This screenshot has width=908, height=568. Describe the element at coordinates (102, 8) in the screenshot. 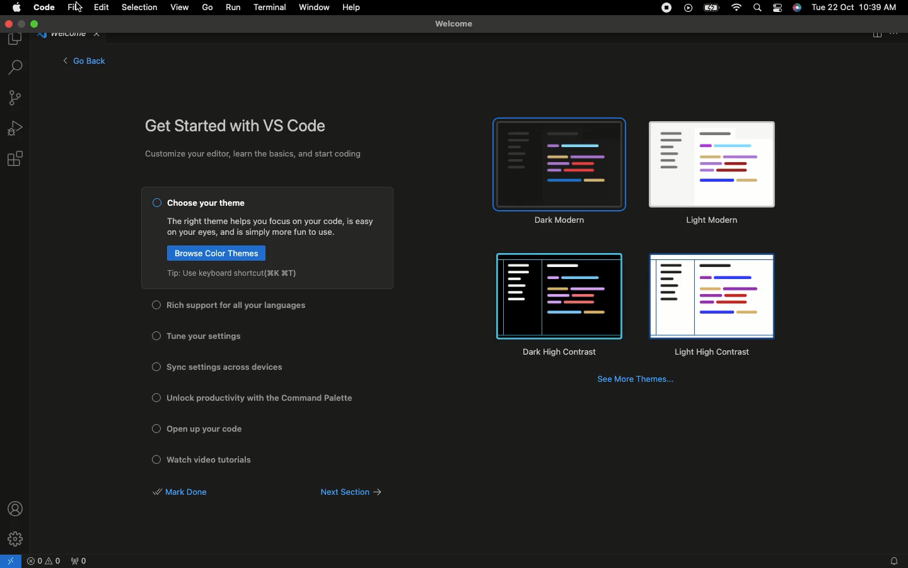

I see `Edit` at that location.